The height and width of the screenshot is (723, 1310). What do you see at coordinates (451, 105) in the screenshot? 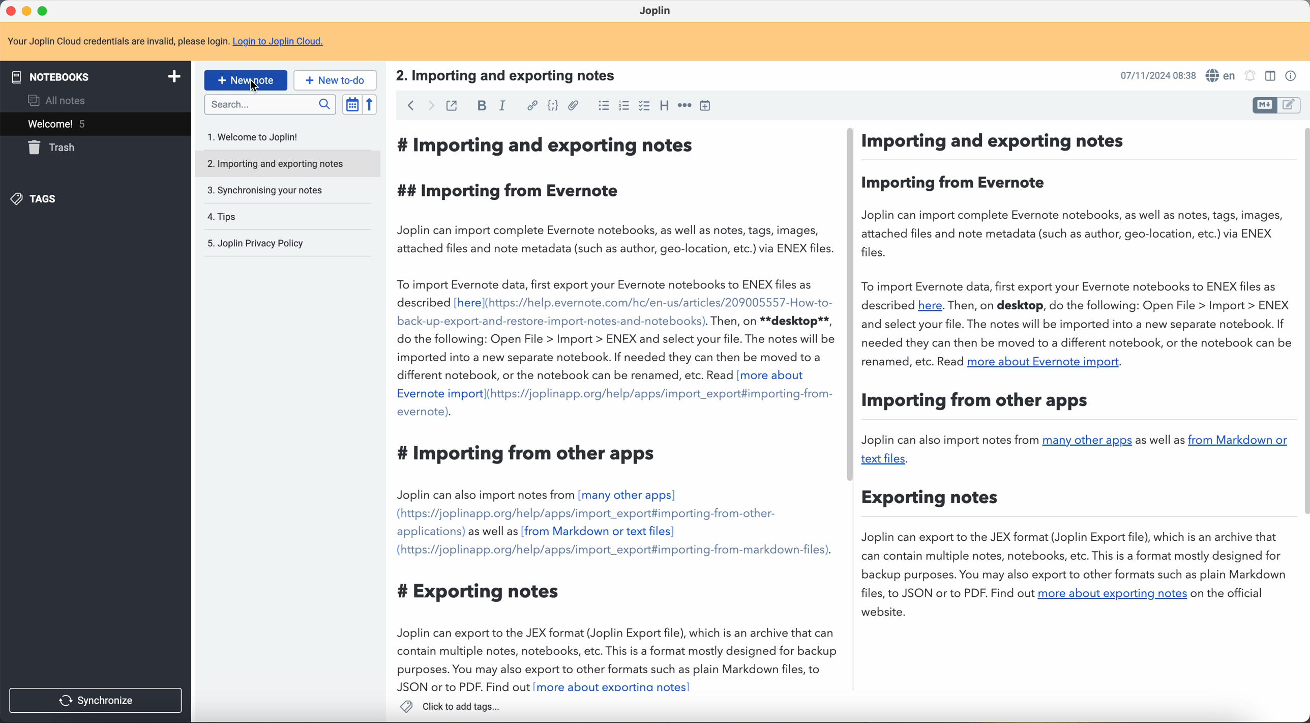
I see `toggle external editing` at bounding box center [451, 105].